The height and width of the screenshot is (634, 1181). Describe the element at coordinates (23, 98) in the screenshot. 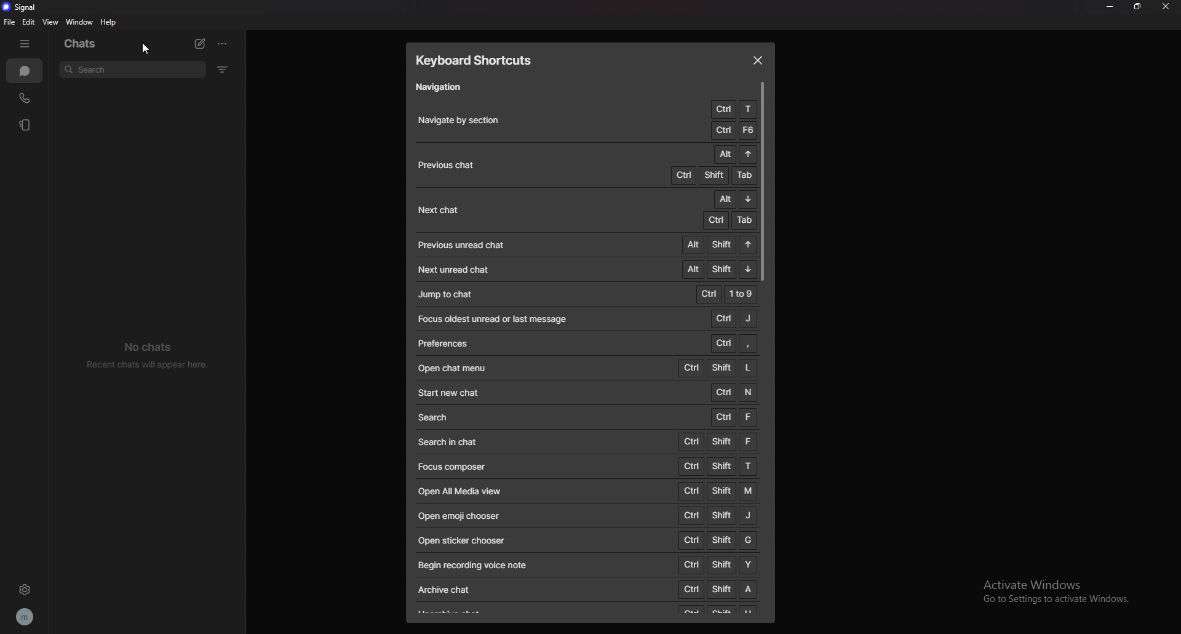

I see `calls` at that location.